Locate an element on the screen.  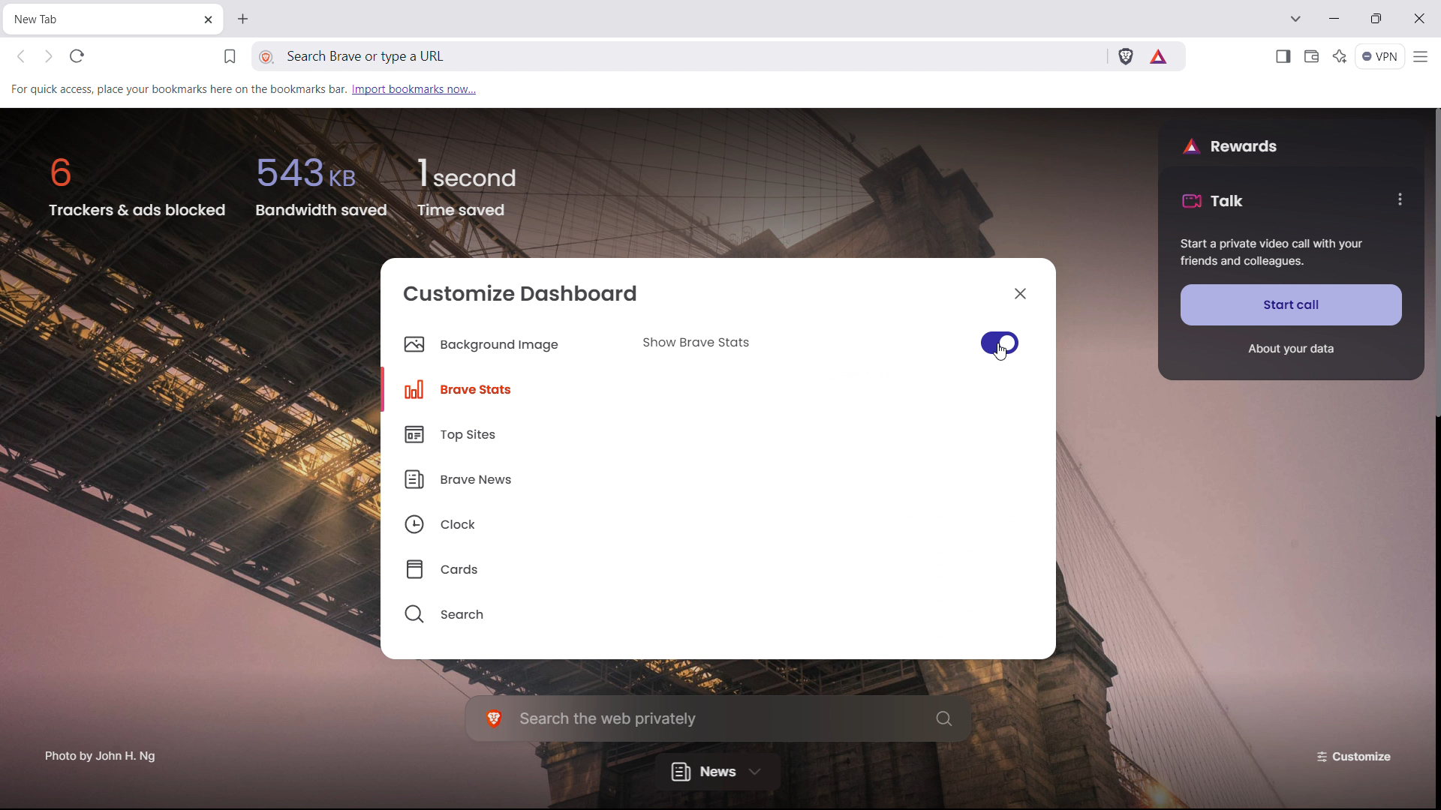
close is located at coordinates (1021, 292).